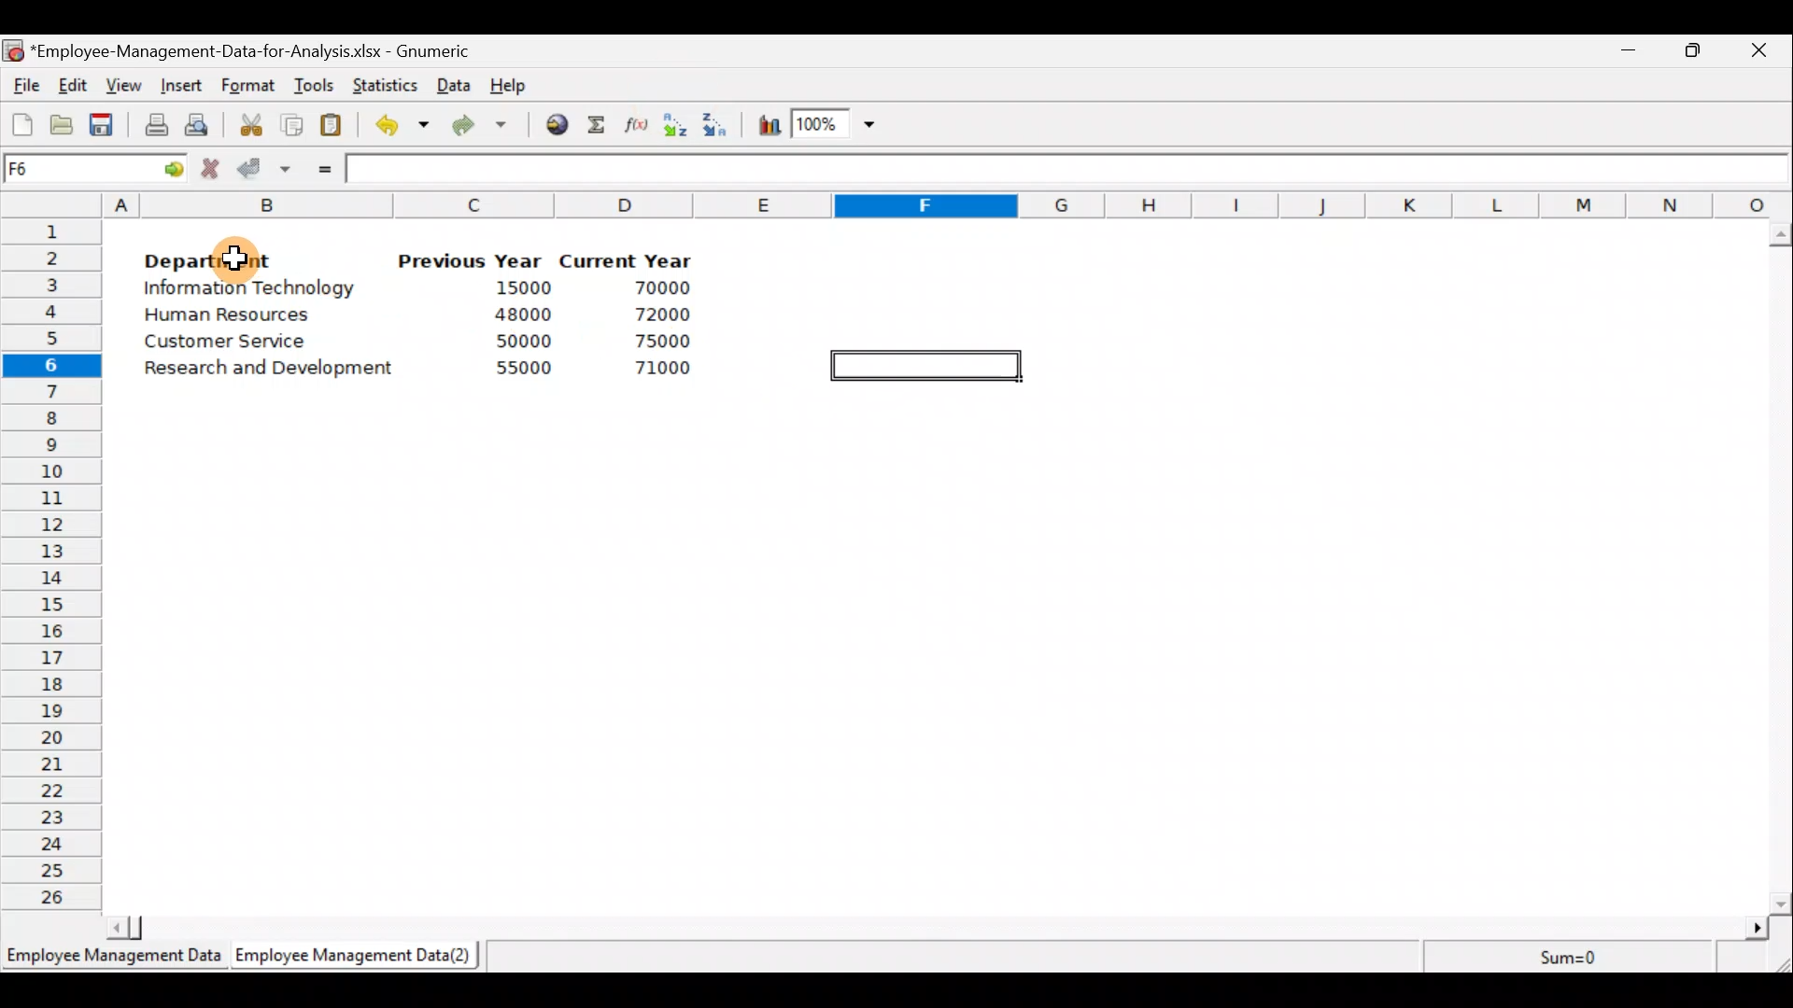 Image resolution: width=1793 pixels, height=1008 pixels. Describe the element at coordinates (247, 87) in the screenshot. I see `Format` at that location.